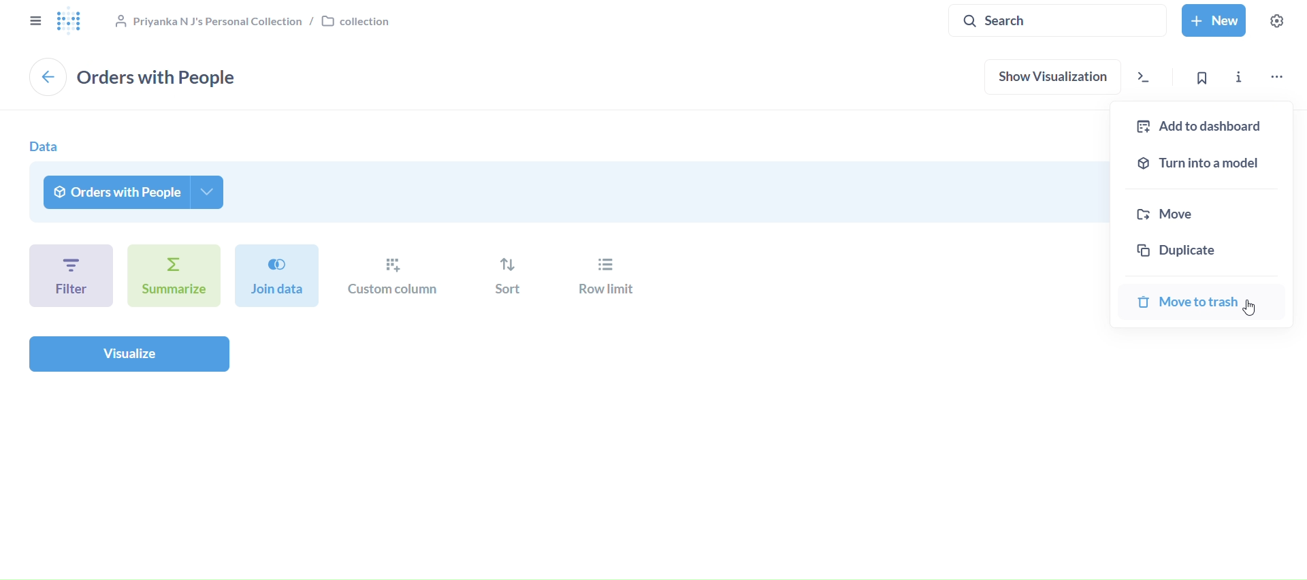 This screenshot has width=1307, height=580. I want to click on bookmark, so click(1199, 76).